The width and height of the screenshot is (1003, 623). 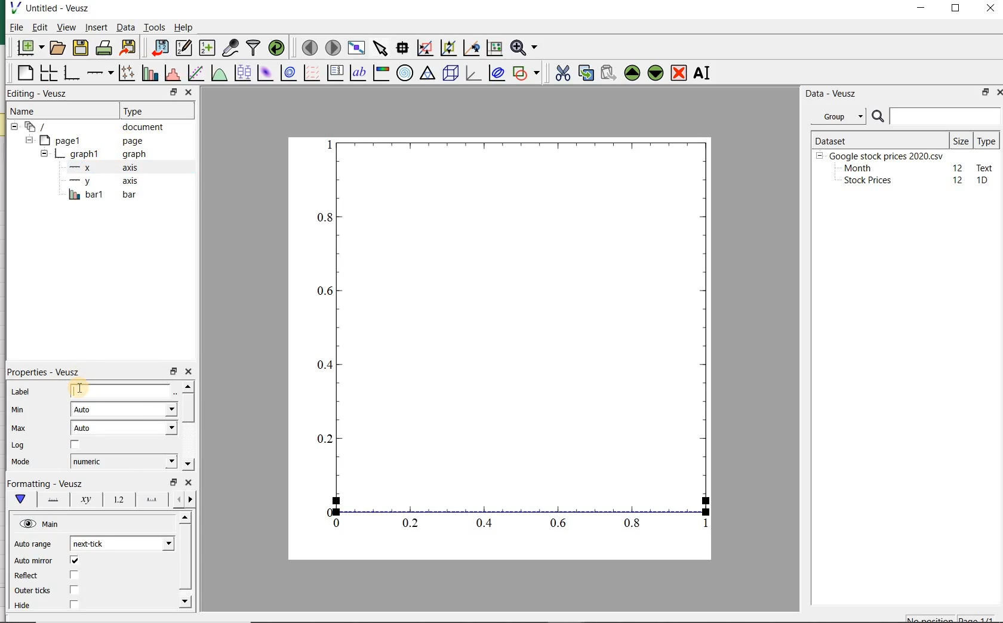 What do you see at coordinates (28, 576) in the screenshot?
I see `Reflect` at bounding box center [28, 576].